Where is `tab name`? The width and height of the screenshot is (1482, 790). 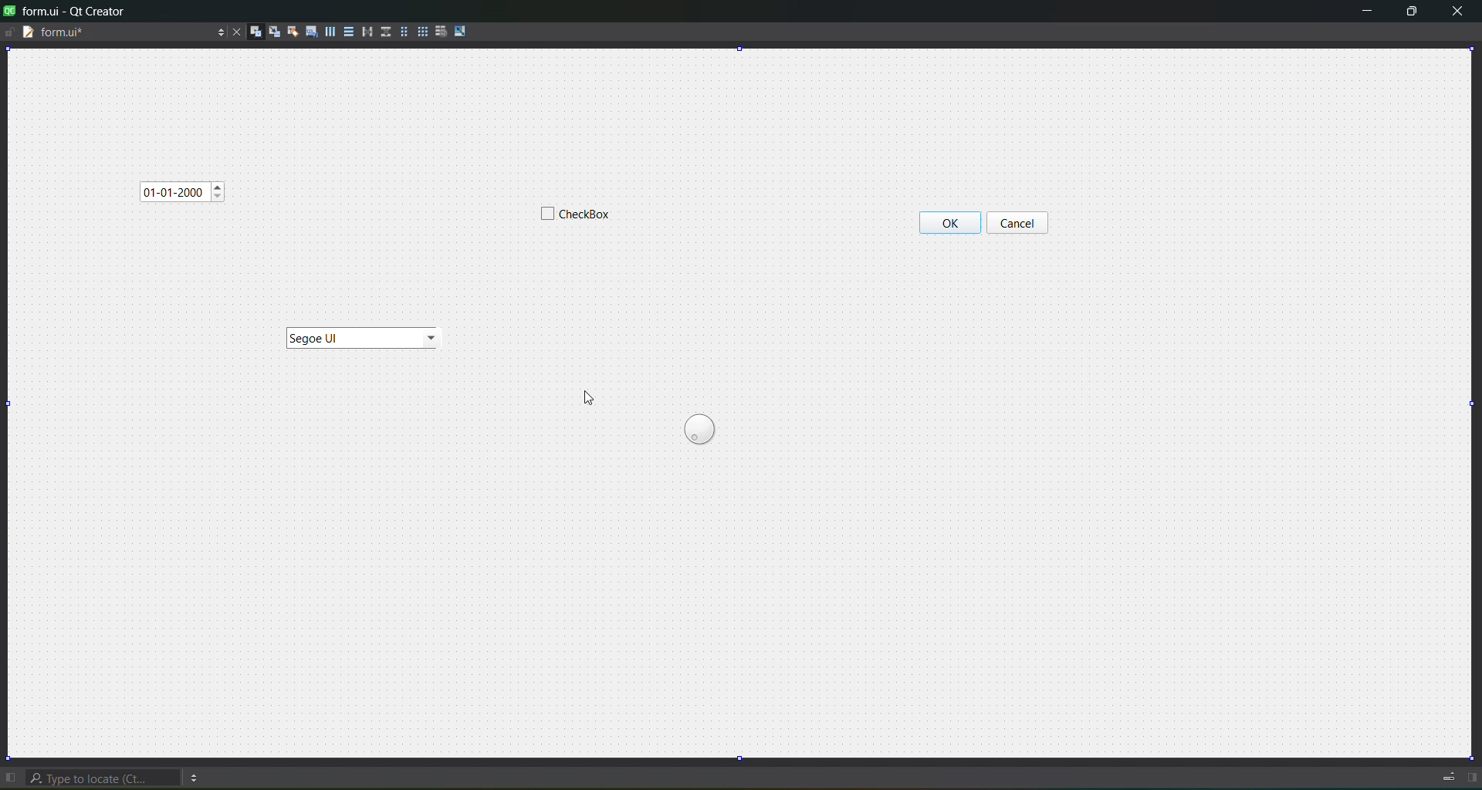 tab name is located at coordinates (71, 33).